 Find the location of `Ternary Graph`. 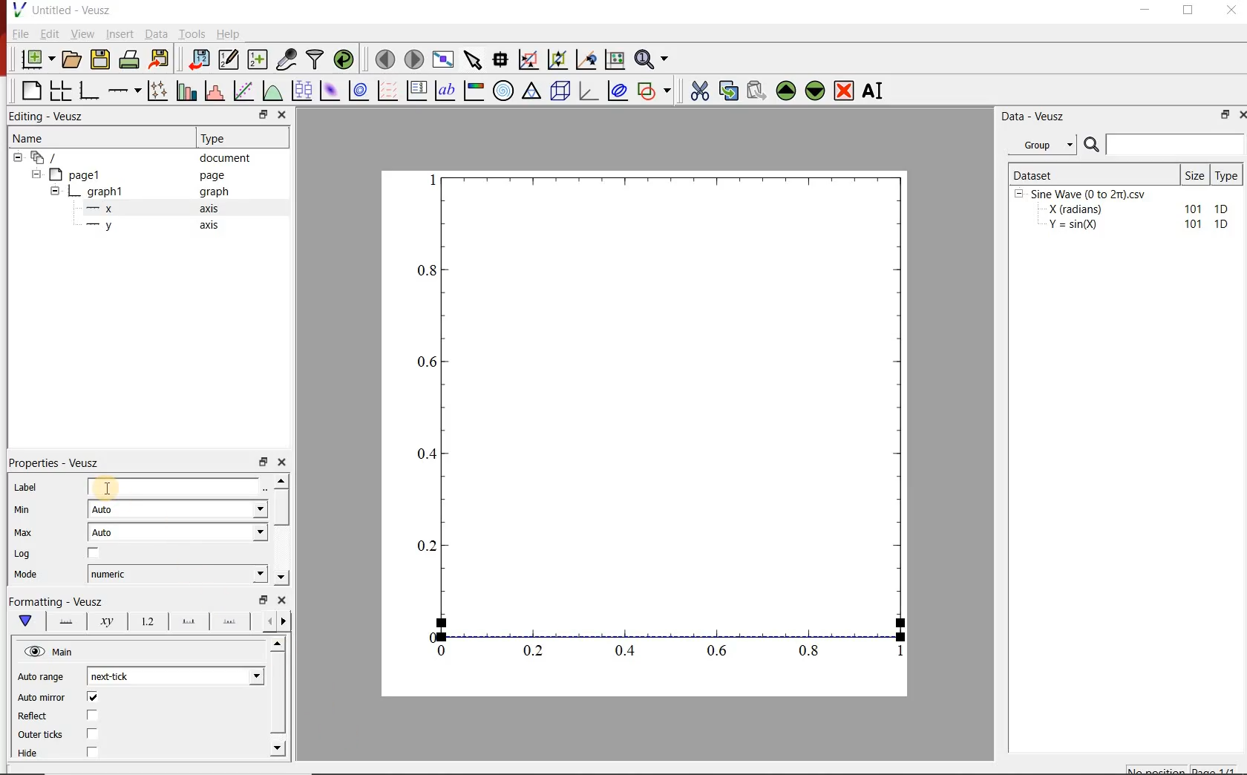

Ternary Graph is located at coordinates (532, 91).